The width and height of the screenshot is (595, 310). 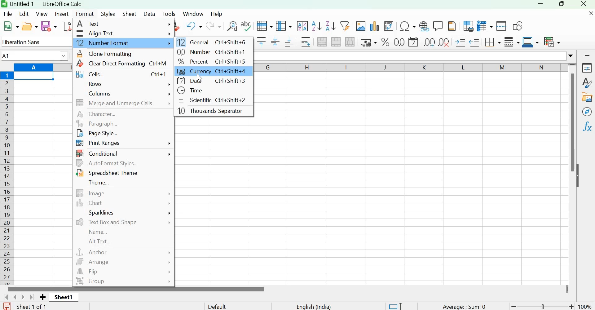 I want to click on Insert or Edit pivot table, so click(x=388, y=25).